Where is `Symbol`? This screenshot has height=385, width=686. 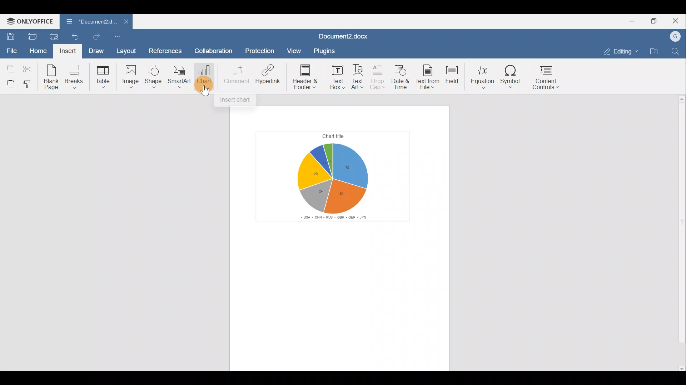 Symbol is located at coordinates (511, 78).